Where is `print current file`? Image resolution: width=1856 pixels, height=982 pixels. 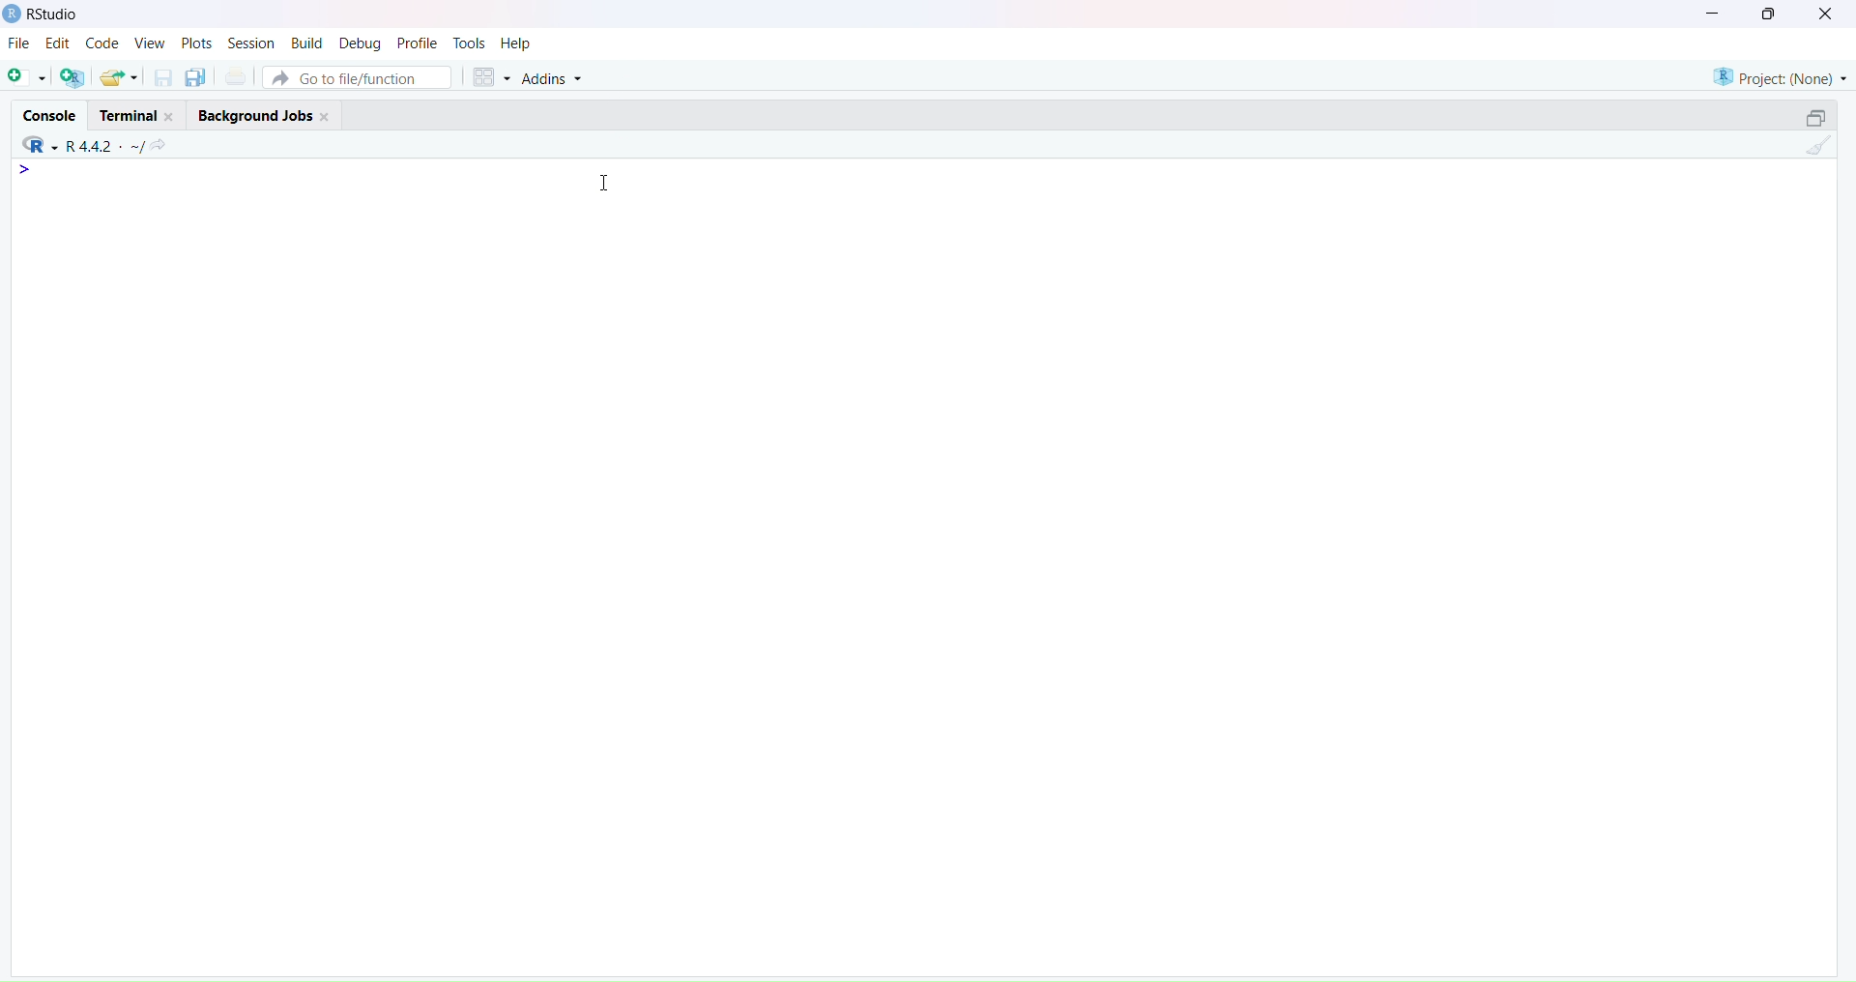 print current file is located at coordinates (236, 78).